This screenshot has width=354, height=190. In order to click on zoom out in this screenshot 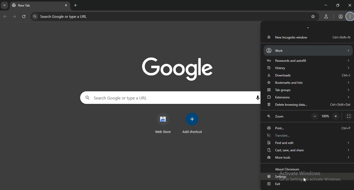, I will do `click(336, 116)`.